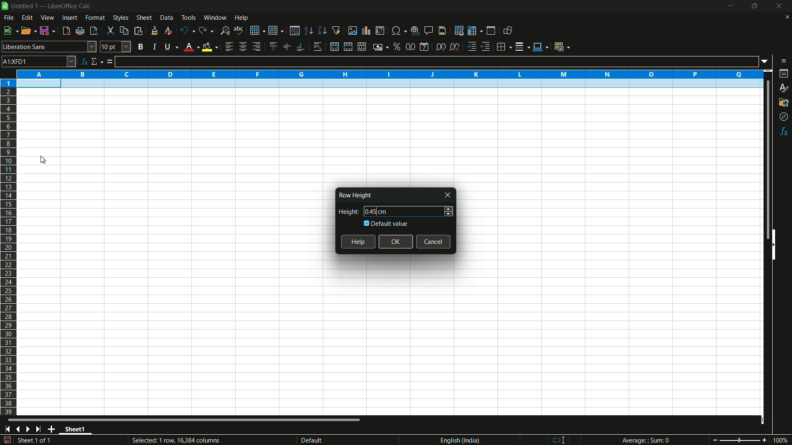 Image resolution: width=792 pixels, height=445 pixels. What do you see at coordinates (9, 247) in the screenshot?
I see `rows` at bounding box center [9, 247].